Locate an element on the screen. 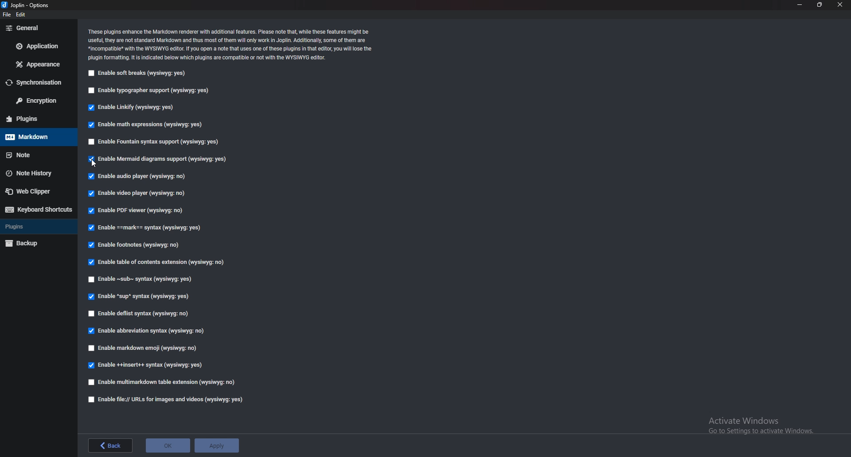  Info is located at coordinates (236, 44).